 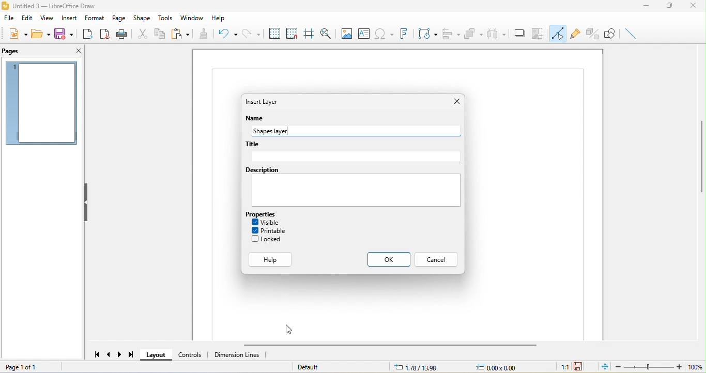 What do you see at coordinates (308, 34) in the screenshot?
I see `helpline while moving` at bounding box center [308, 34].